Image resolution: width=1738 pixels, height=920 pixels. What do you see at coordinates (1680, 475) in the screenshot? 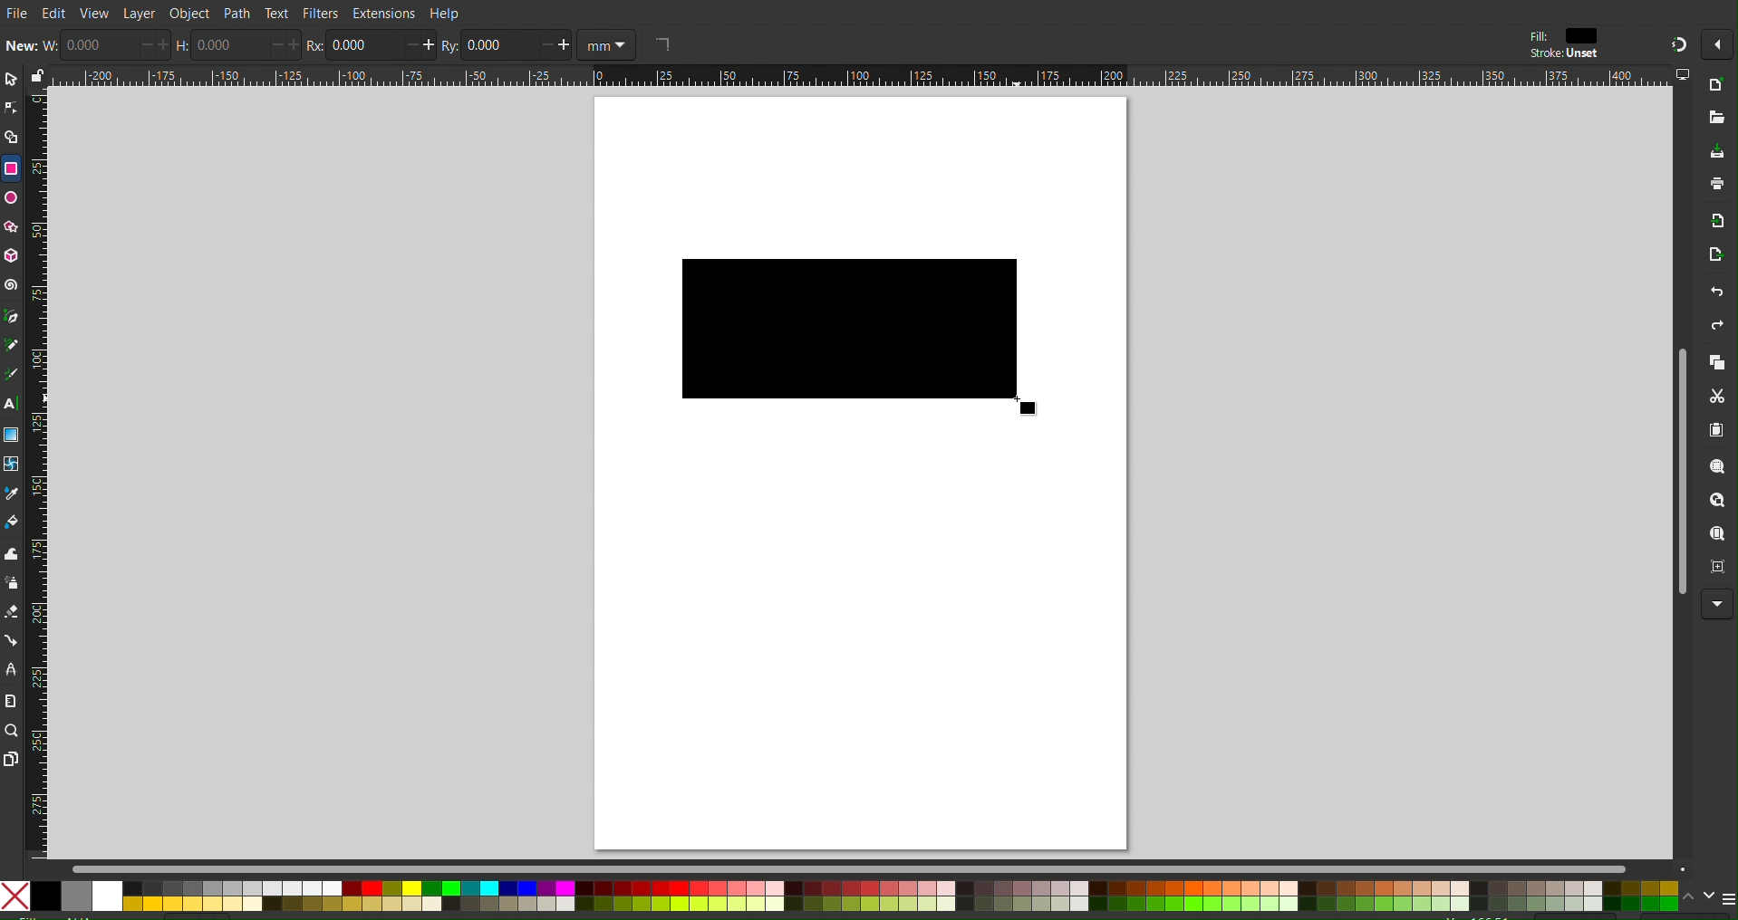
I see `Scrollbar` at bounding box center [1680, 475].